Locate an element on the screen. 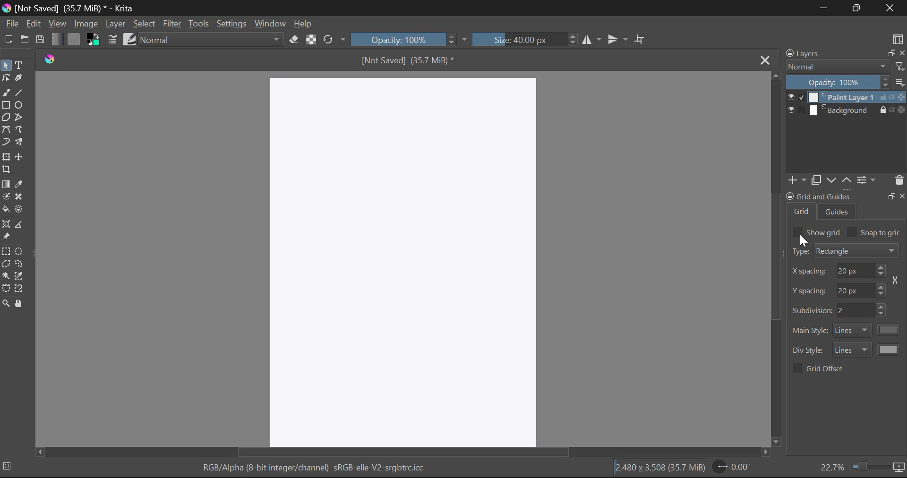  settings is located at coordinates (866, 179).